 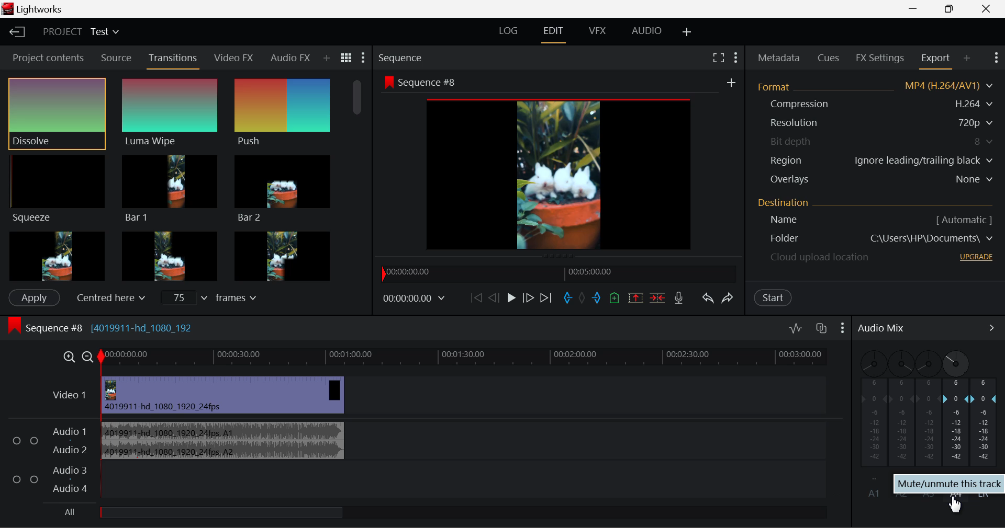 I want to click on Audio Input Field, so click(x=424, y=461).